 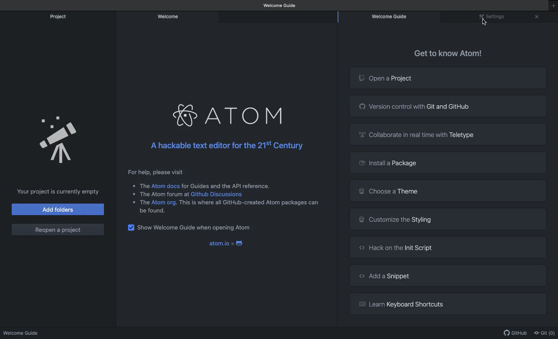 I want to click on  Github Discussions, so click(x=218, y=193).